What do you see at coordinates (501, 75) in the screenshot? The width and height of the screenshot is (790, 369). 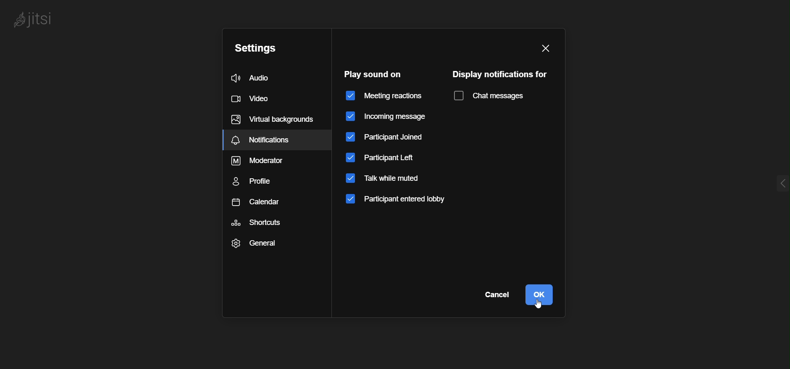 I see `display notification for` at bounding box center [501, 75].